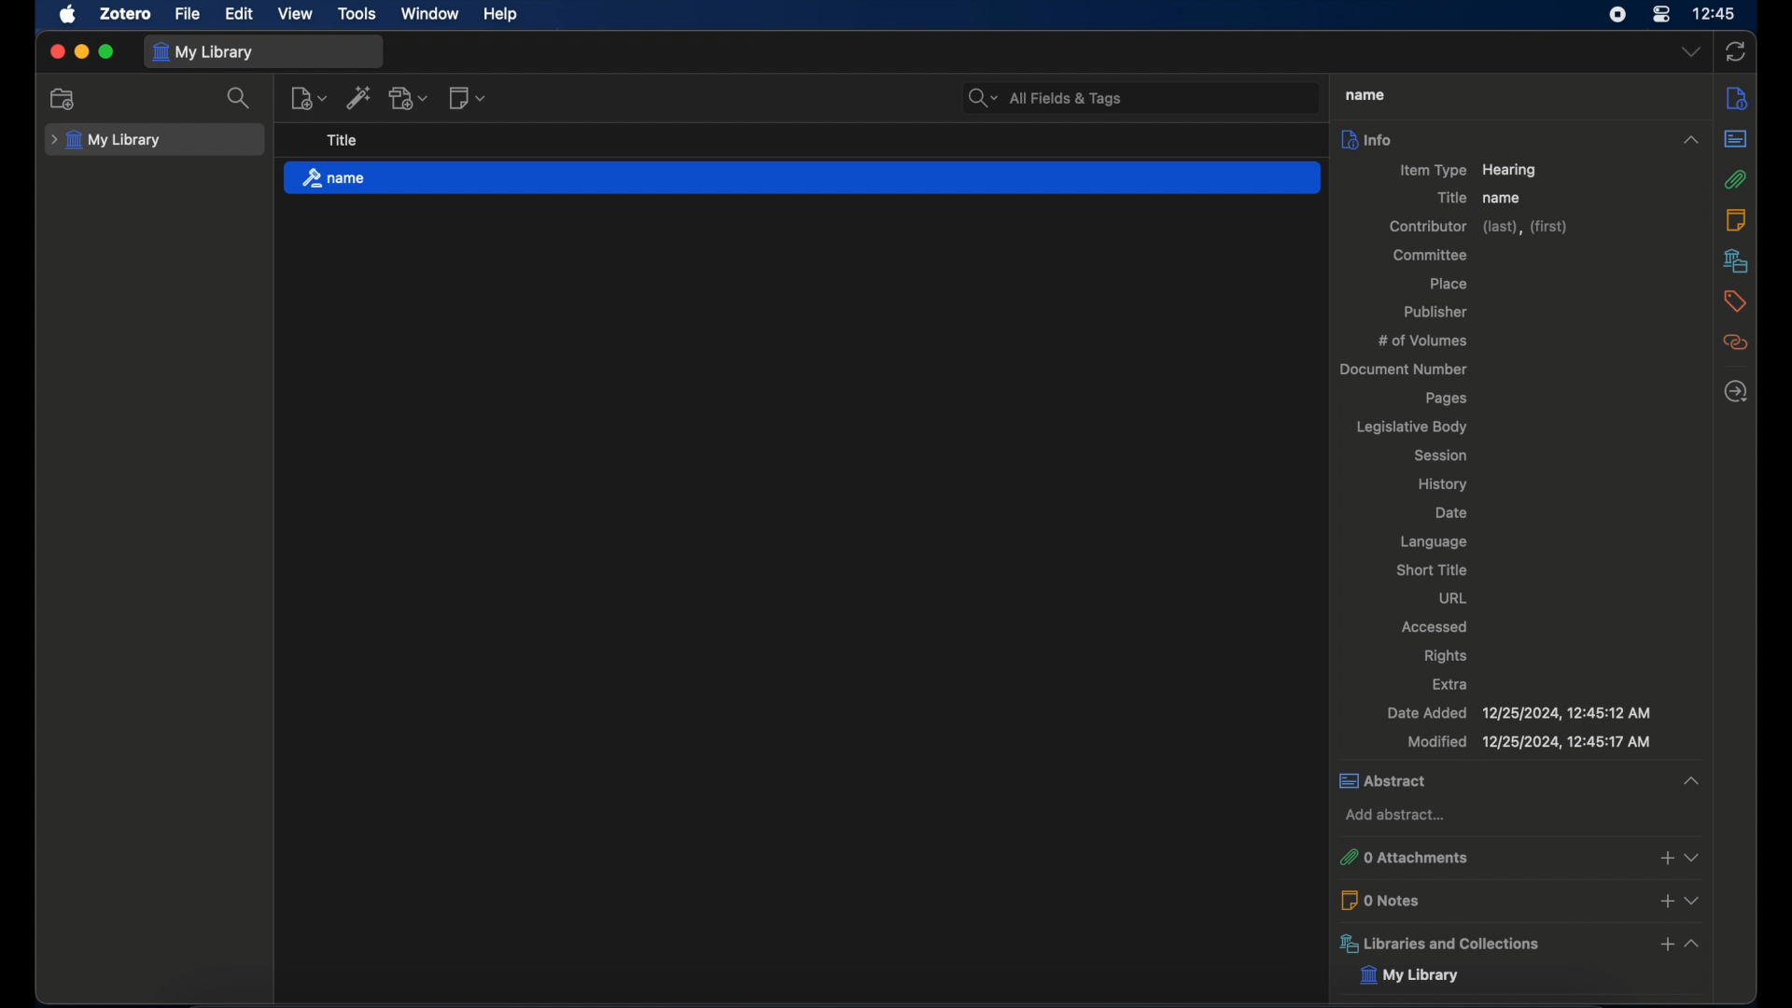 This screenshot has width=1792, height=1008. Describe the element at coordinates (359, 97) in the screenshot. I see `add item by identifier` at that location.